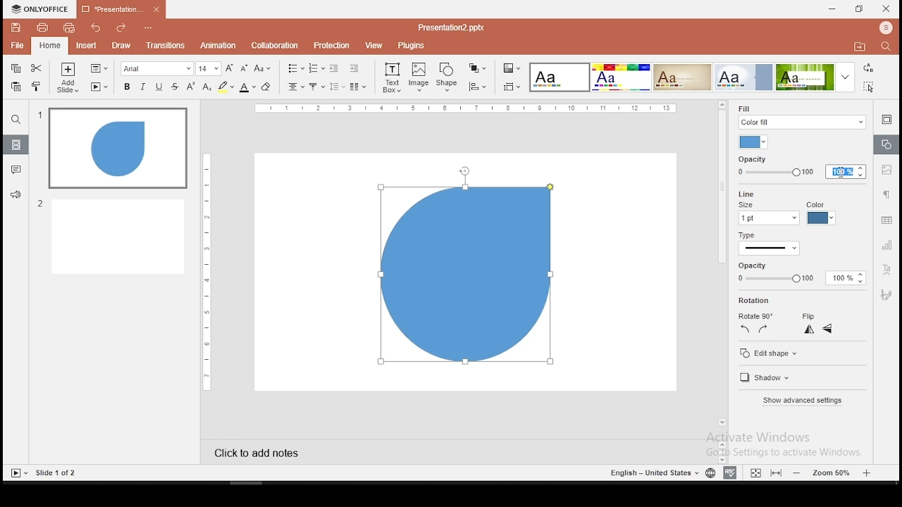 Image resolution: width=902 pixels, height=507 pixels. What do you see at coordinates (94, 27) in the screenshot?
I see `undo` at bounding box center [94, 27].